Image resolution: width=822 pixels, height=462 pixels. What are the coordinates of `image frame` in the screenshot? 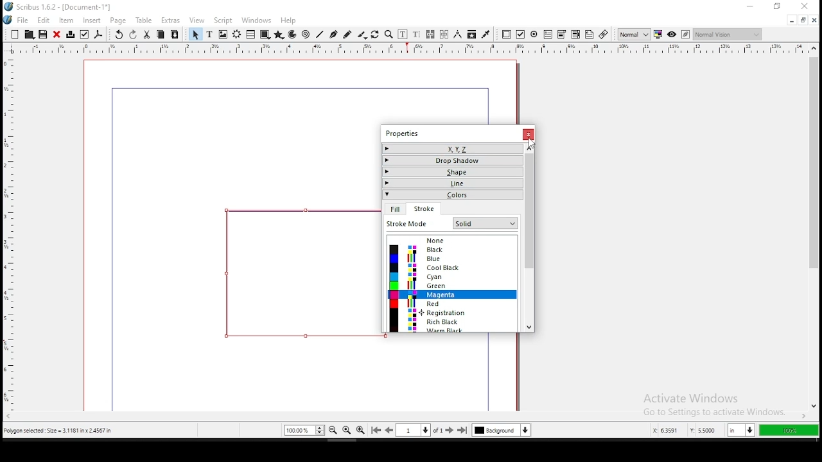 It's located at (223, 34).